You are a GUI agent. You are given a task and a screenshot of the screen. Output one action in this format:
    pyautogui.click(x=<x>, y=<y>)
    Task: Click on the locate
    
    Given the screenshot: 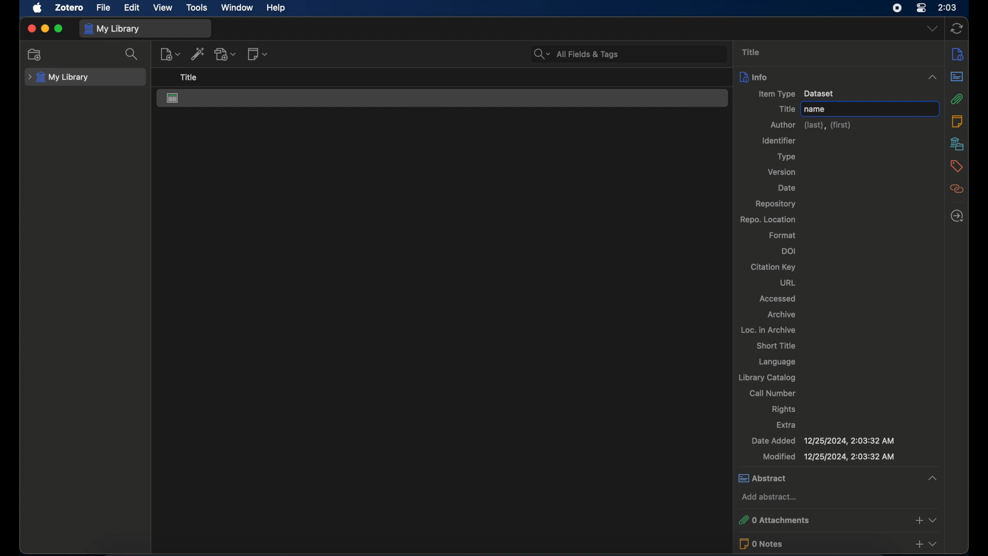 What is the action you would take?
    pyautogui.click(x=957, y=216)
    